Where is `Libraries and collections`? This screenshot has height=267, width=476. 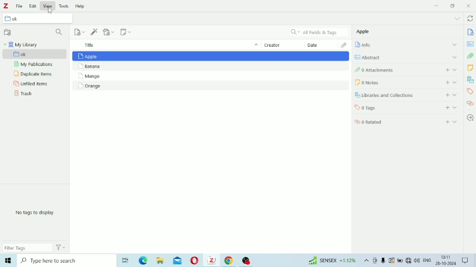 Libraries and collections is located at coordinates (389, 96).